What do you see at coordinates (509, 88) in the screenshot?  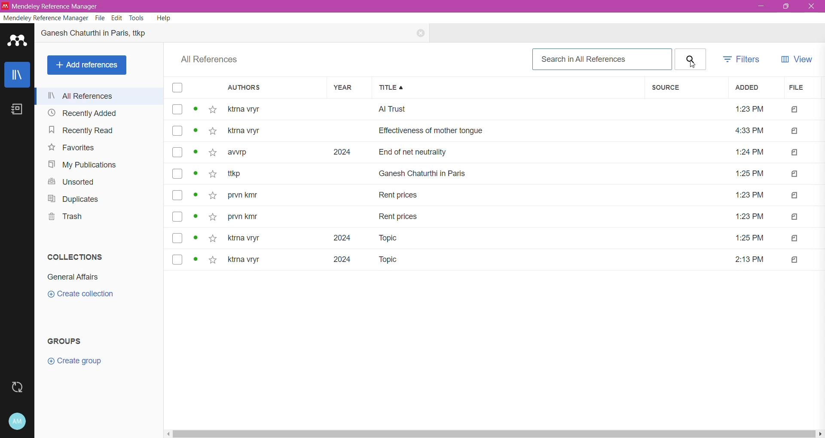 I see `Title` at bounding box center [509, 88].